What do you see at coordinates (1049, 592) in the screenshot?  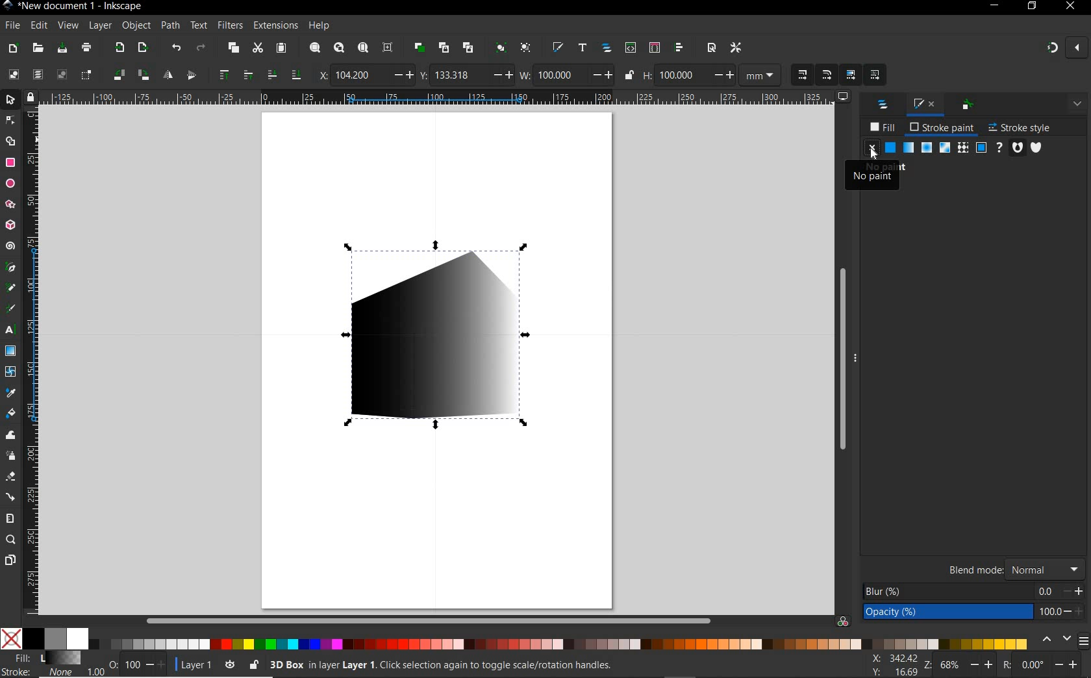 I see `` at bounding box center [1049, 592].